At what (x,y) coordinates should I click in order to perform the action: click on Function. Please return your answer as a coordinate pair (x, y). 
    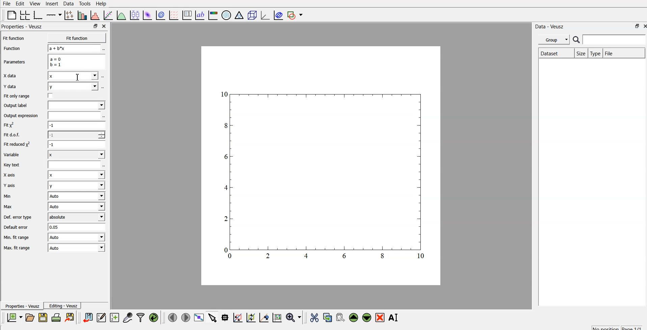
    Looking at the image, I should click on (19, 49).